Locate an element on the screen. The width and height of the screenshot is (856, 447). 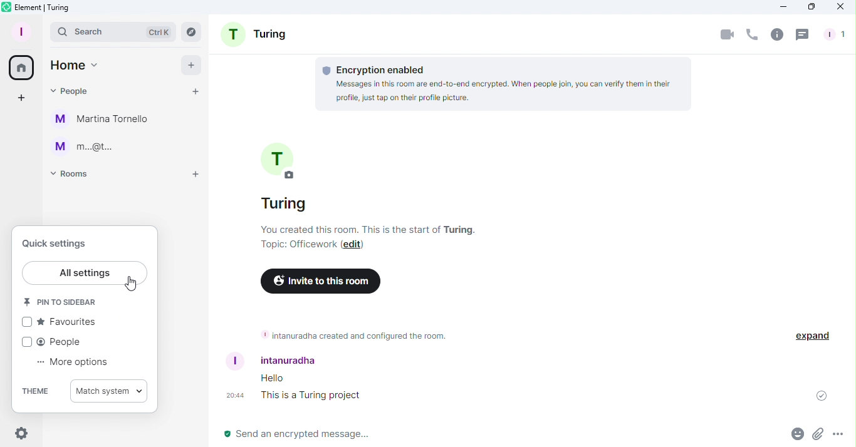
Emoji is located at coordinates (796, 433).